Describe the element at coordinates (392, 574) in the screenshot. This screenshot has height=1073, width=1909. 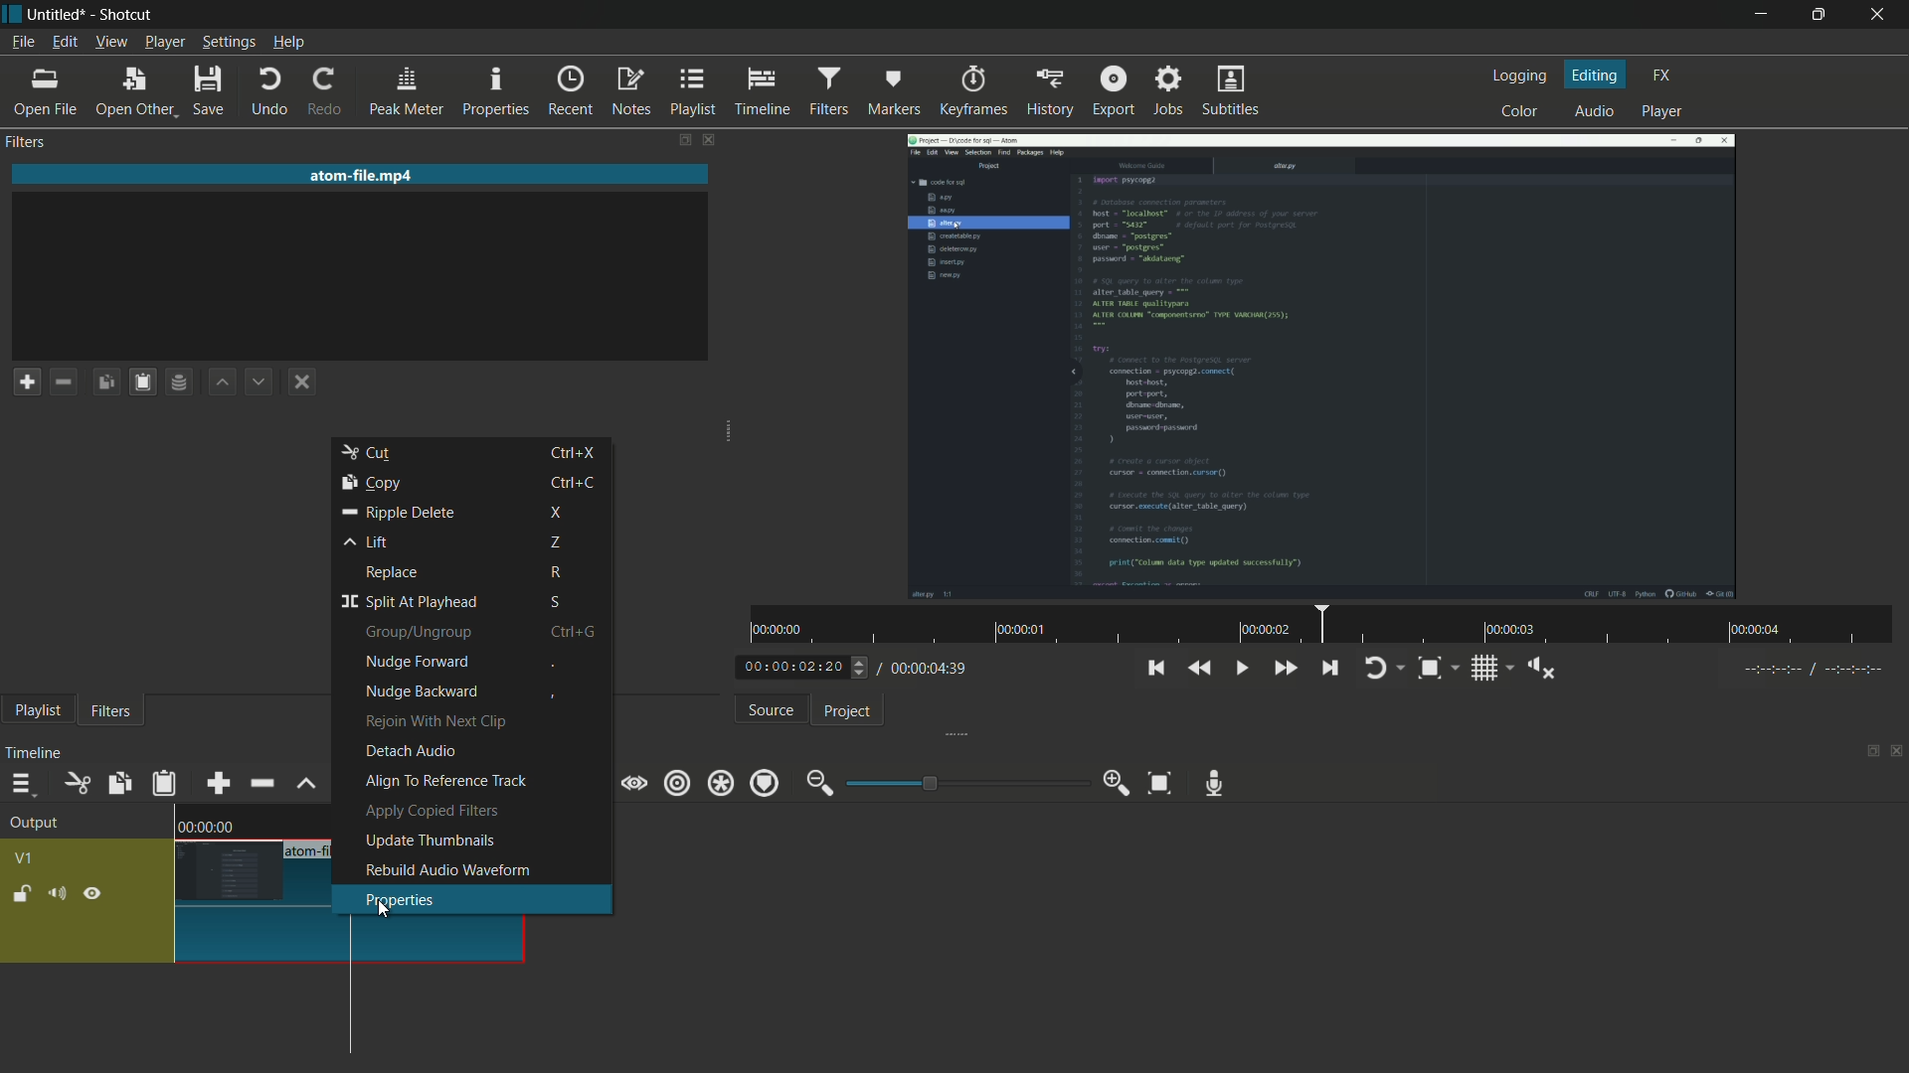
I see `replace` at that location.